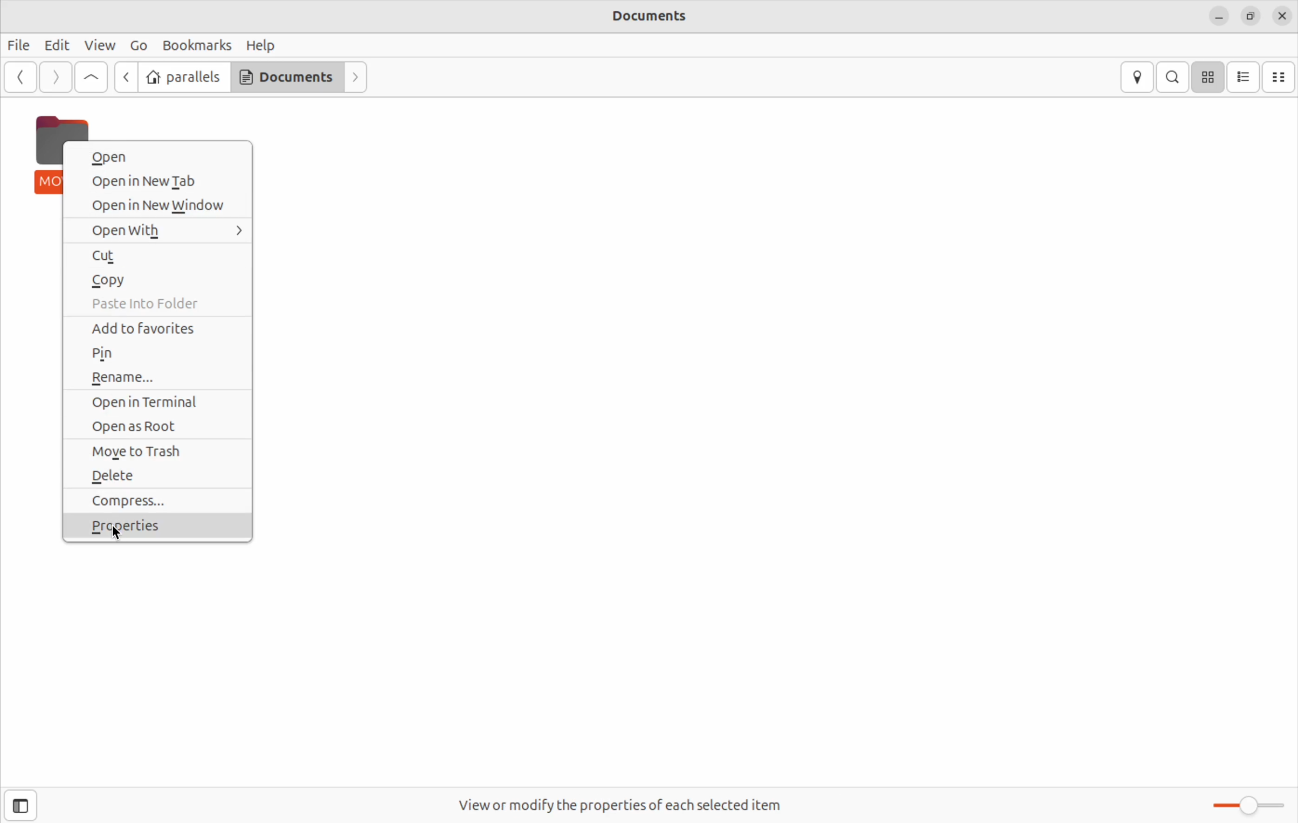 Image resolution: width=1298 pixels, height=823 pixels. I want to click on list view, so click(1244, 75).